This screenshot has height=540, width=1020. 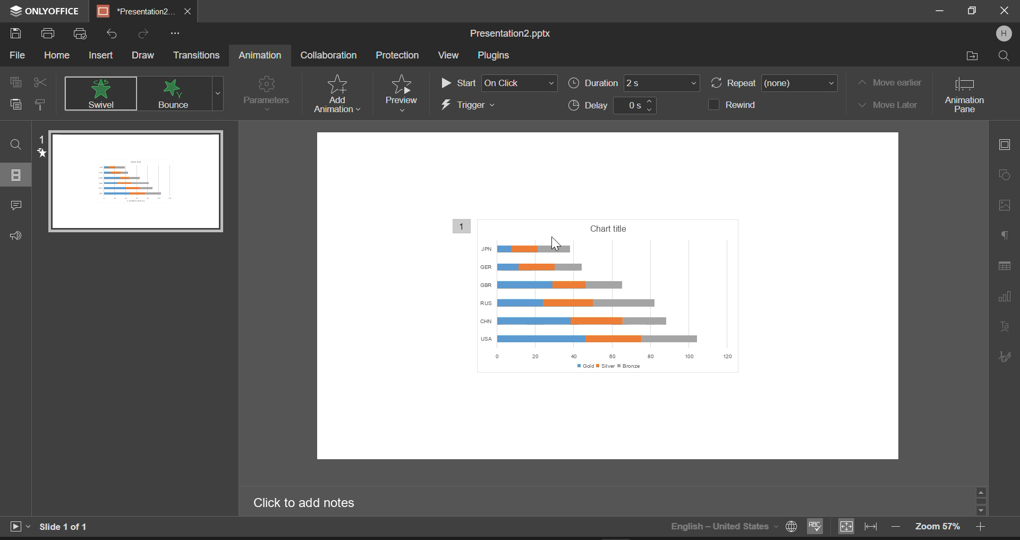 I want to click on Comments, so click(x=16, y=207).